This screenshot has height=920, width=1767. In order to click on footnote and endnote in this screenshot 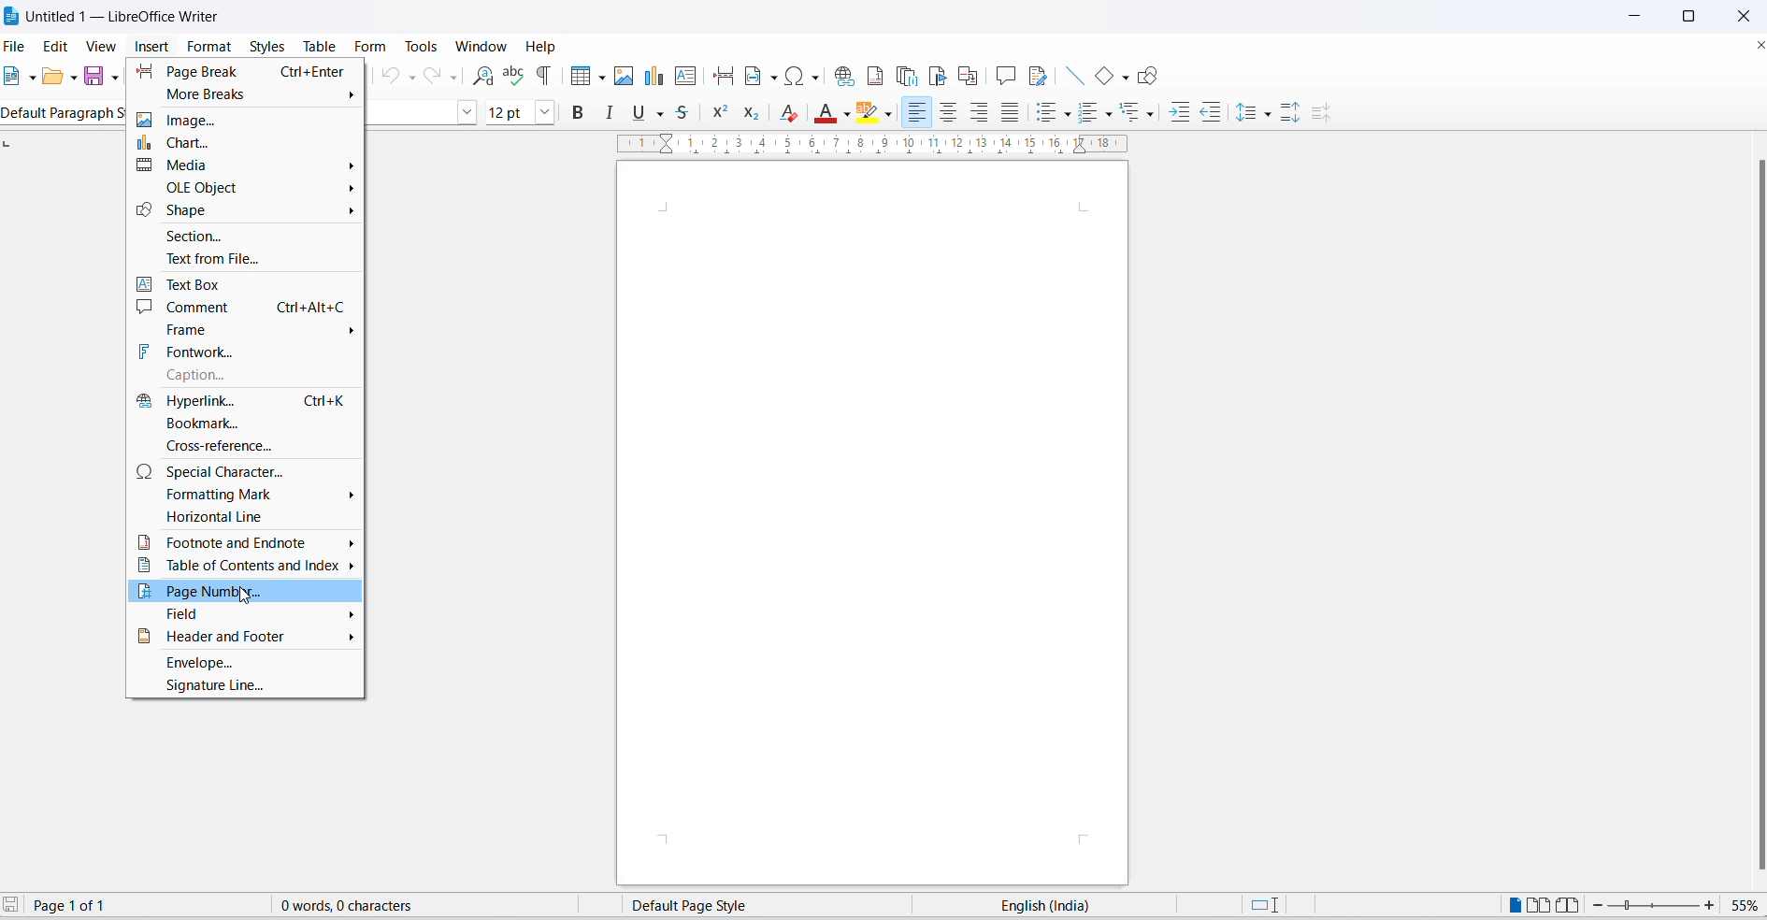, I will do `click(241, 541)`.